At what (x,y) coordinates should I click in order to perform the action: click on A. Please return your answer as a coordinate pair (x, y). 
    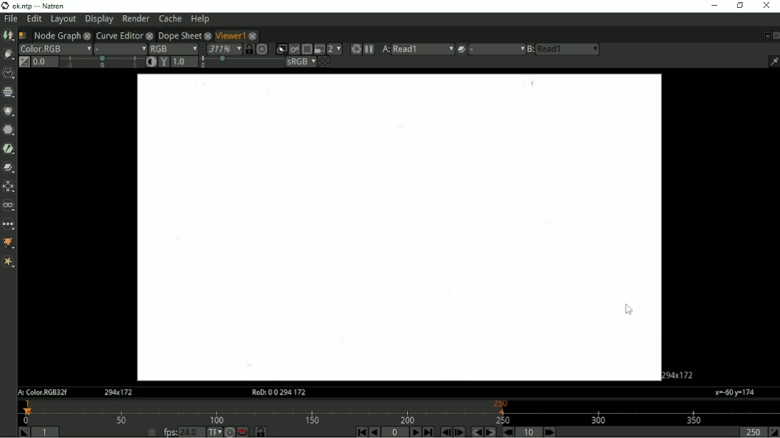
    Looking at the image, I should click on (42, 392).